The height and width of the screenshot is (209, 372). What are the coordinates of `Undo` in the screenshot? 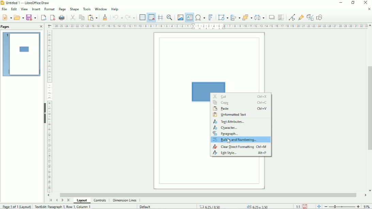 It's located at (117, 17).